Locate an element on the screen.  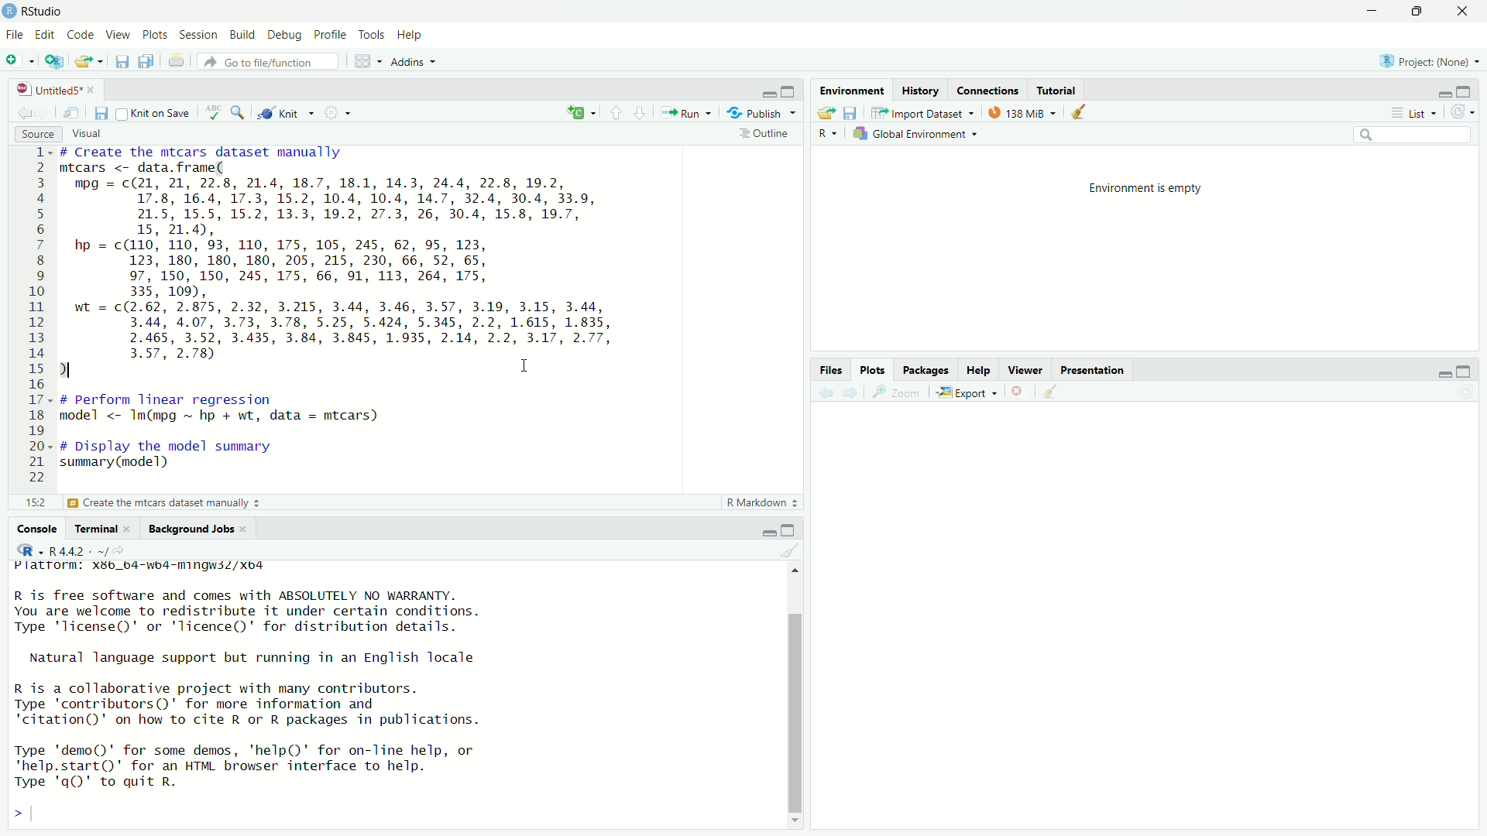
knit on save is located at coordinates (153, 113).